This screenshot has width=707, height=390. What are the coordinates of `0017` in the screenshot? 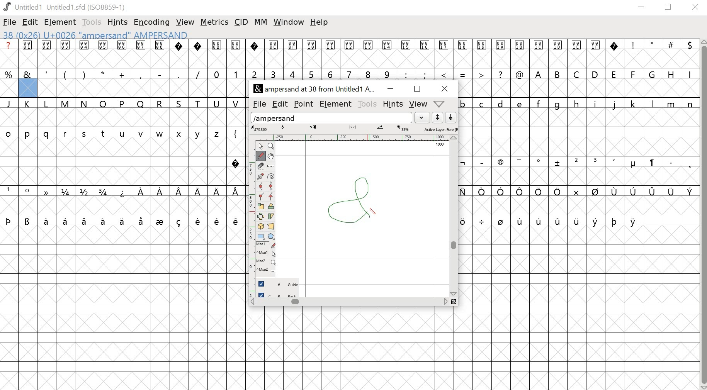 It's located at (444, 54).